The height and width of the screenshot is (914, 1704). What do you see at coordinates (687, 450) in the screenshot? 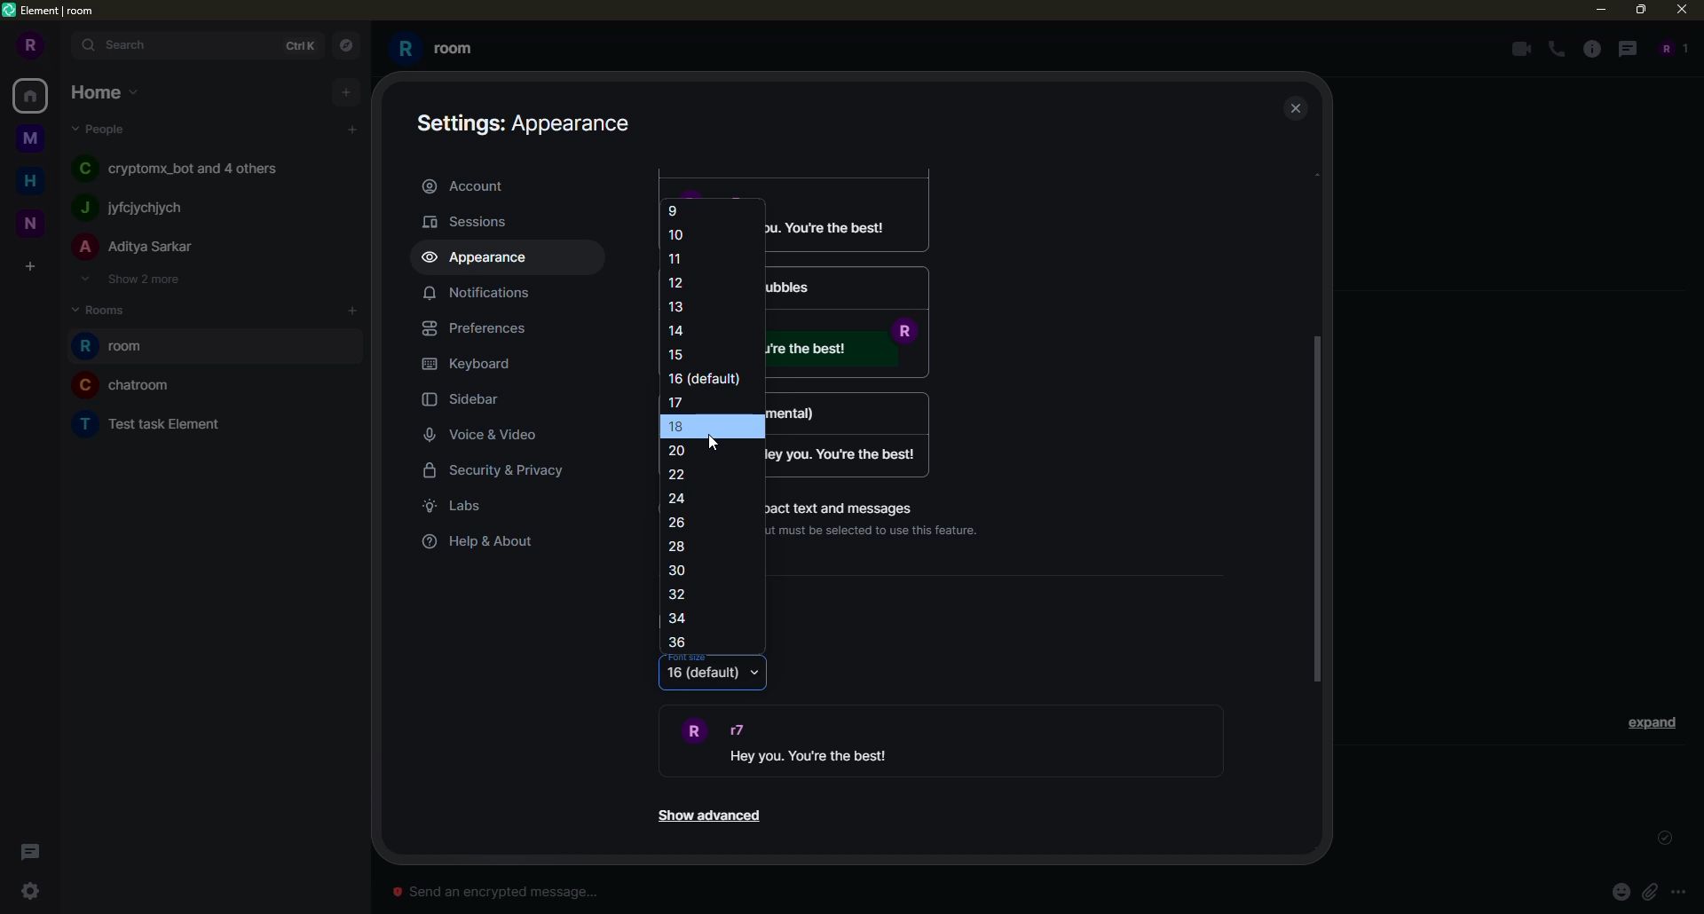
I see `20` at bounding box center [687, 450].